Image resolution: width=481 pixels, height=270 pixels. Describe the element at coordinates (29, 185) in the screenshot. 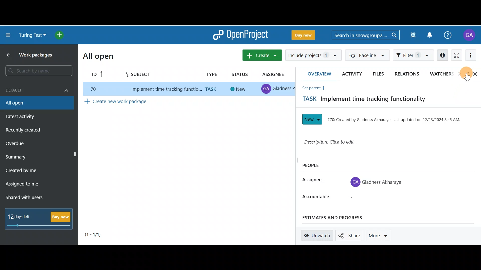

I see `Assigned to me` at that location.